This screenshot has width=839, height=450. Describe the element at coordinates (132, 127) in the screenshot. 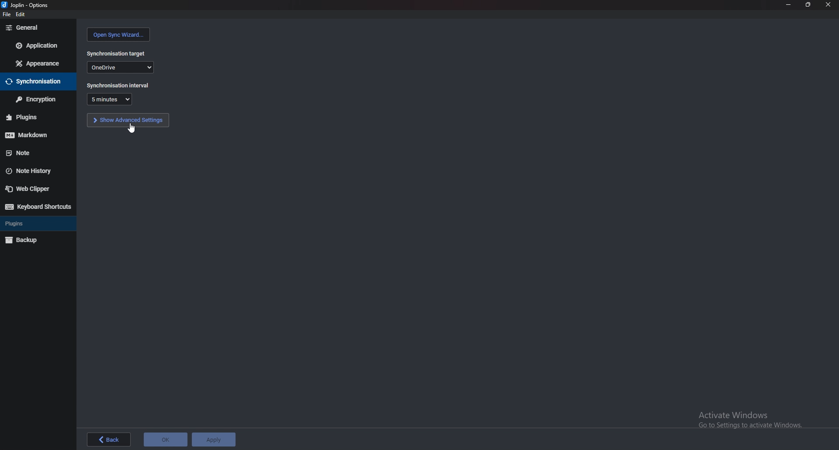

I see `cursor` at that location.